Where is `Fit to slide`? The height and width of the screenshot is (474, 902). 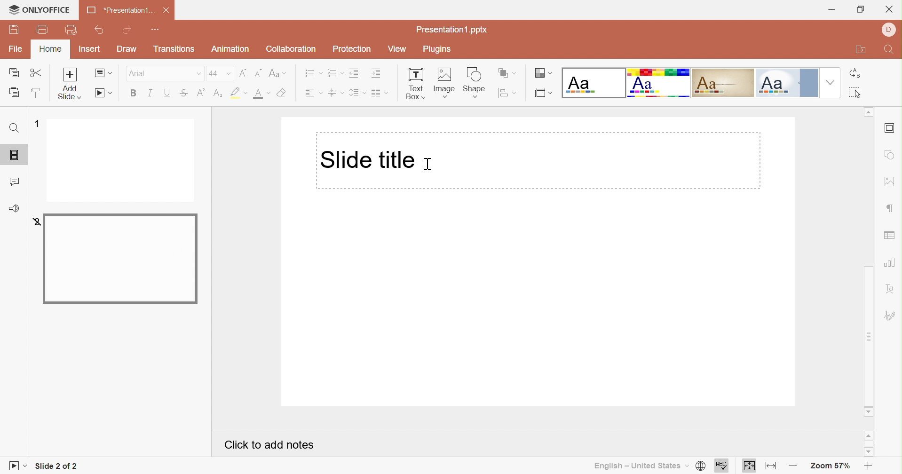
Fit to slide is located at coordinates (749, 466).